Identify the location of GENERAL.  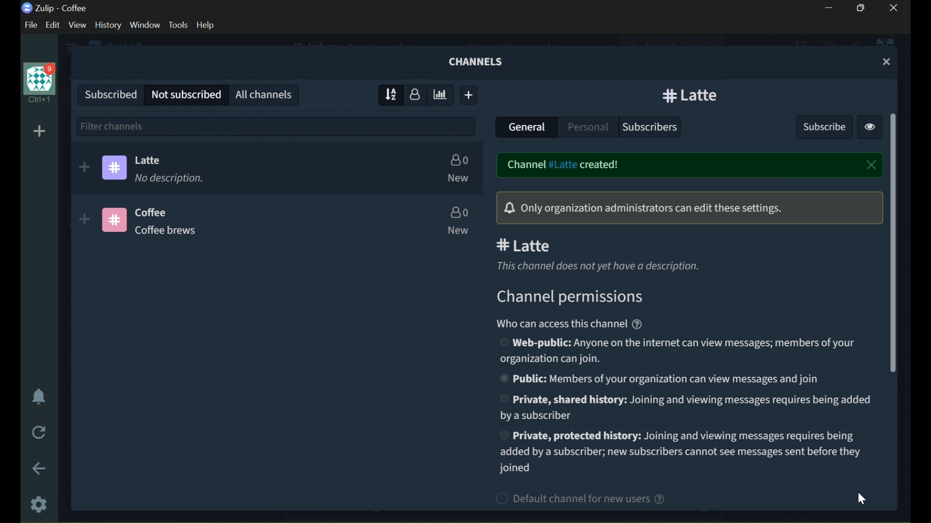
(526, 128).